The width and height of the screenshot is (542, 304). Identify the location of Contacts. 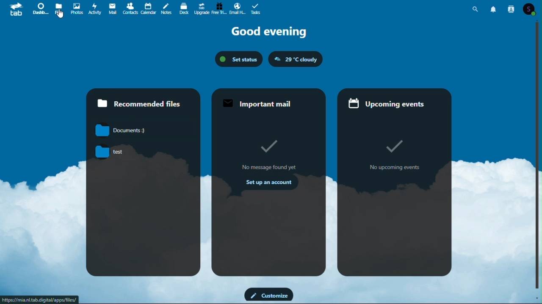
(512, 8).